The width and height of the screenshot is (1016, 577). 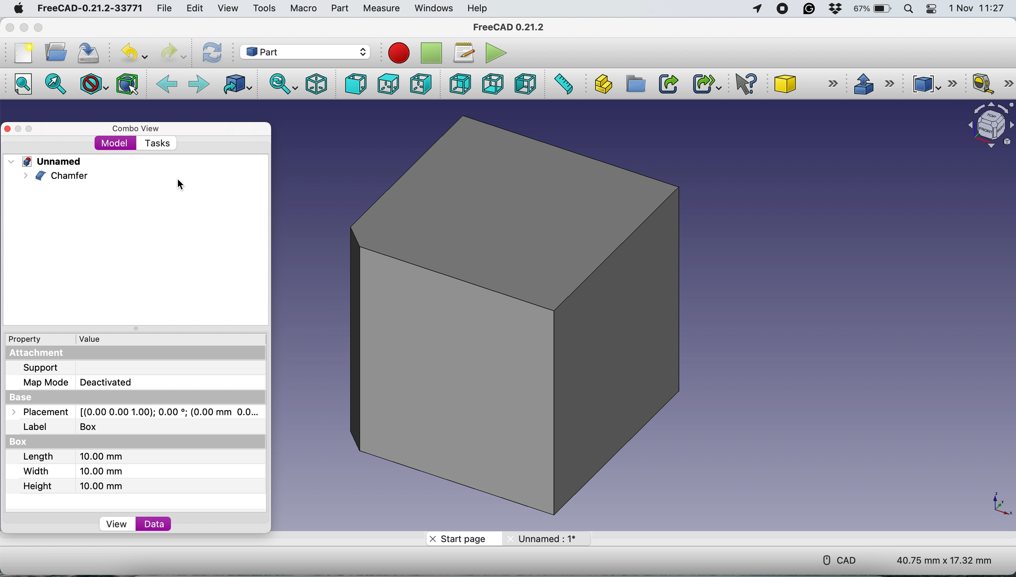 I want to click on box, so click(x=40, y=443).